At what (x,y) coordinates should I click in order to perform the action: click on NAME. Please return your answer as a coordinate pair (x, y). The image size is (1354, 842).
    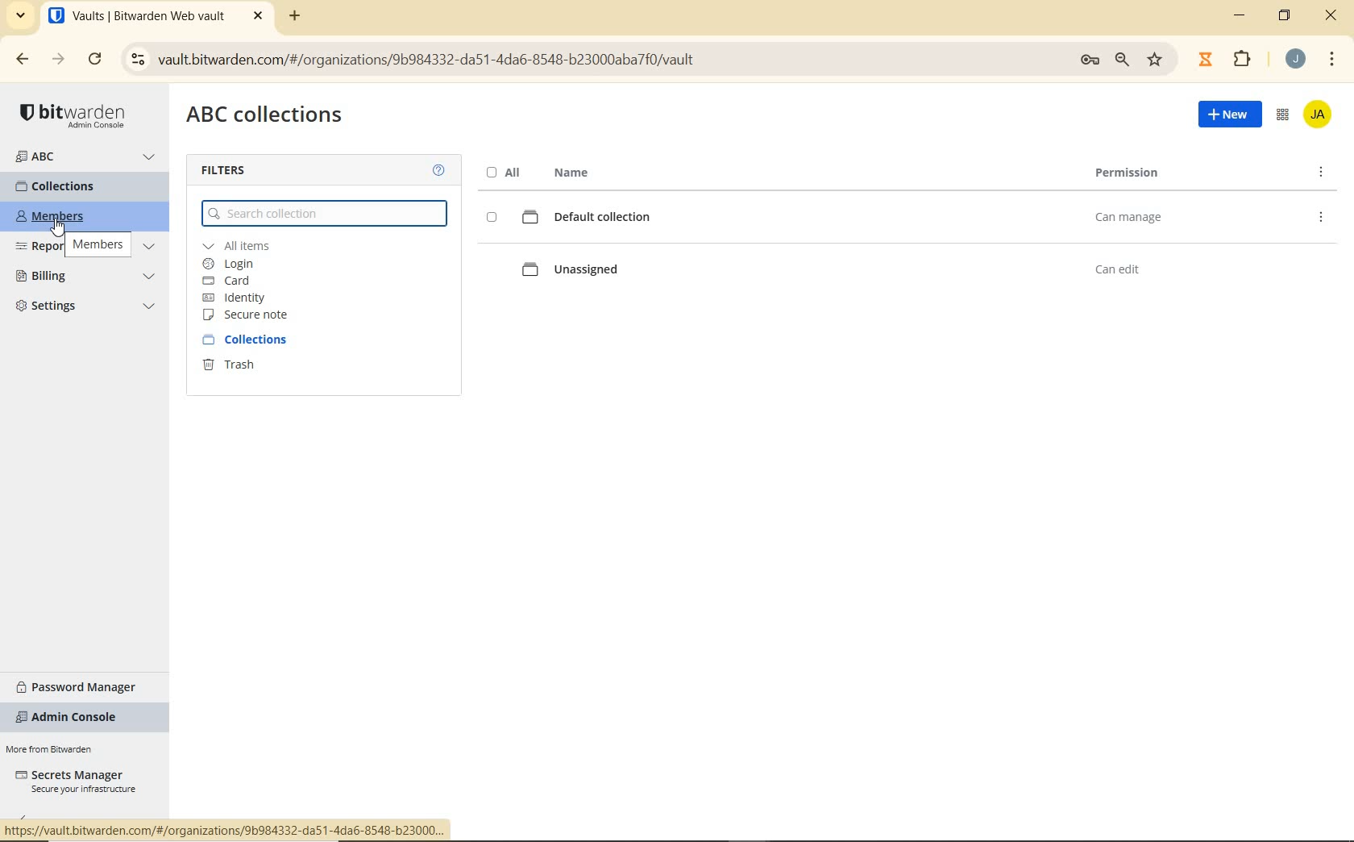
    Looking at the image, I should click on (569, 172).